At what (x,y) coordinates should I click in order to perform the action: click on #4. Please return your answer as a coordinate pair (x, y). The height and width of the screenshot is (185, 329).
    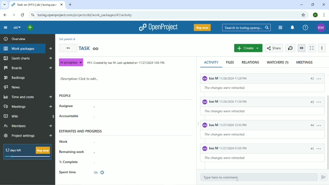
    Looking at the image, I should click on (312, 125).